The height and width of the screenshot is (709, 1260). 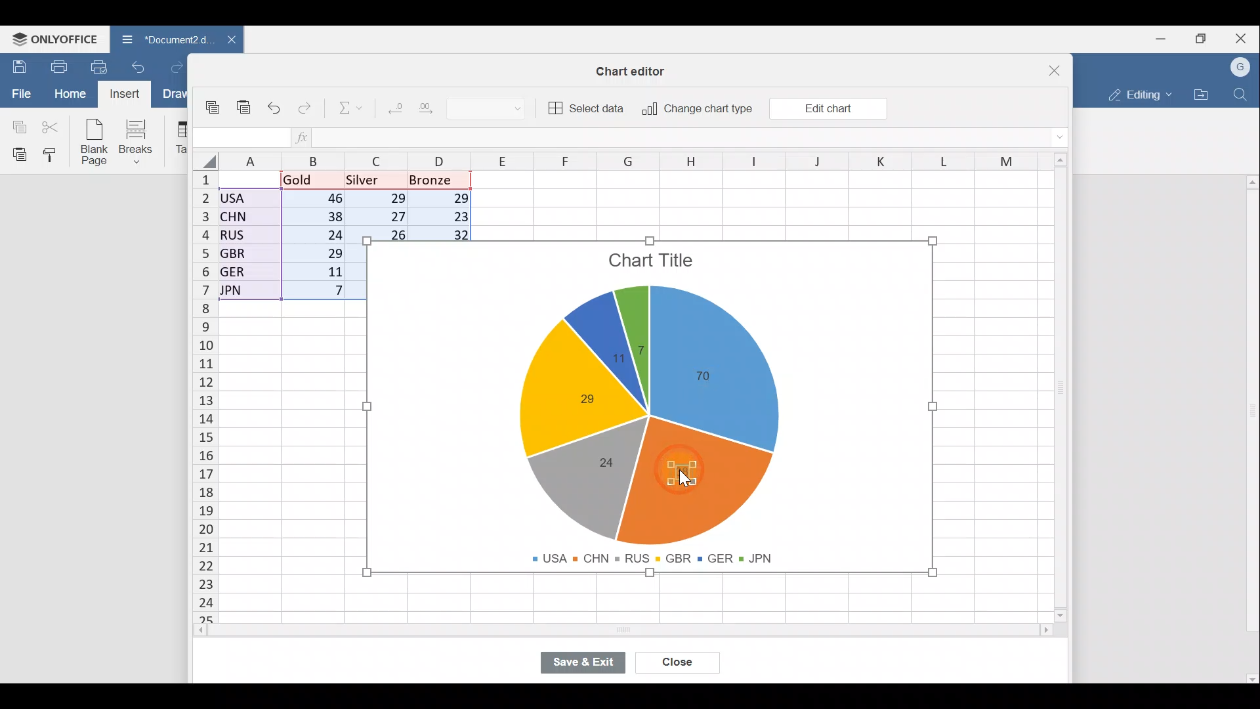 What do you see at coordinates (394, 105) in the screenshot?
I see `Decrease decimal` at bounding box center [394, 105].